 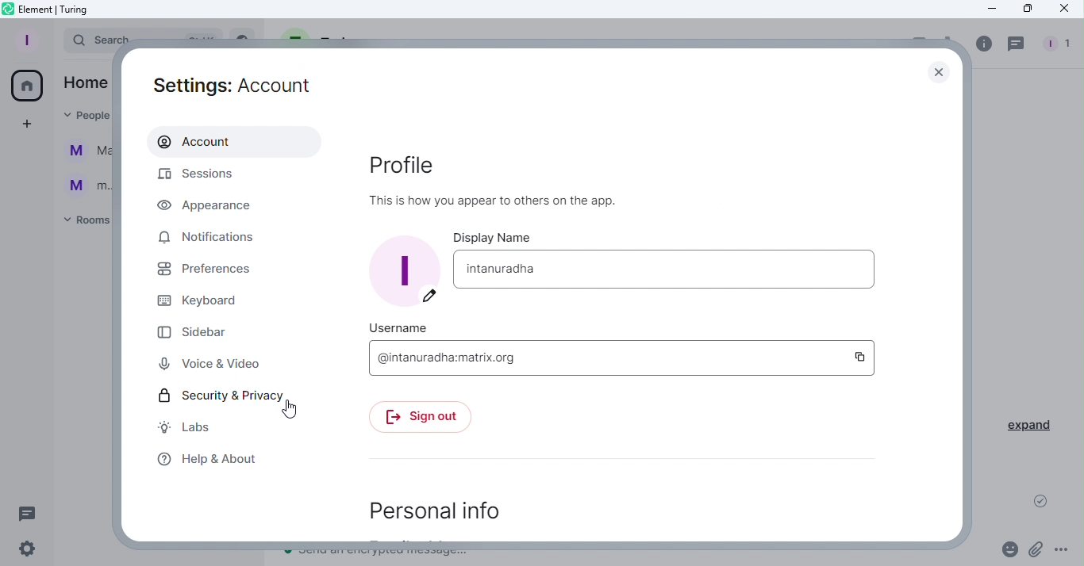 I want to click on Threads, so click(x=30, y=513).